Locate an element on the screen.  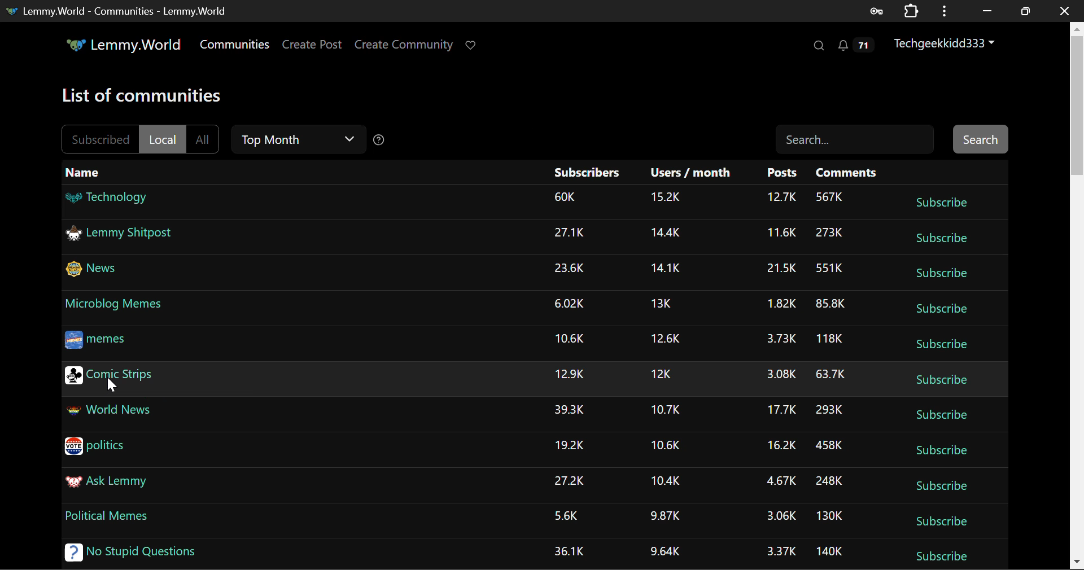
Techgeekkidd333 is located at coordinates (942, 45).